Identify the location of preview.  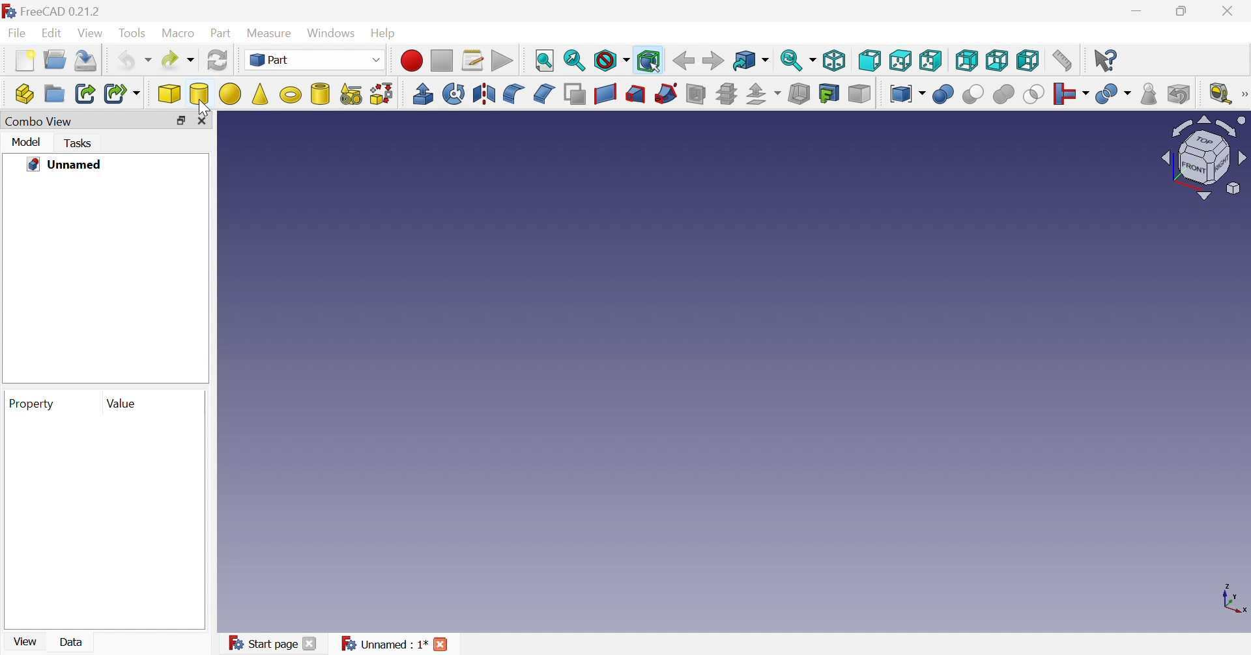
(104, 283).